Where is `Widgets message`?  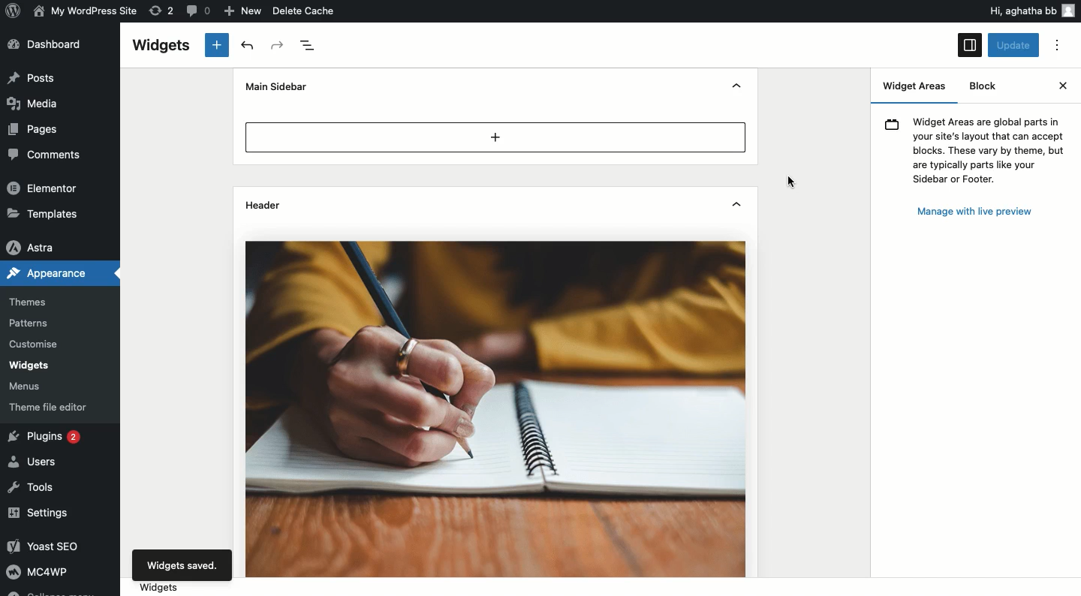 Widgets message is located at coordinates (974, 153).